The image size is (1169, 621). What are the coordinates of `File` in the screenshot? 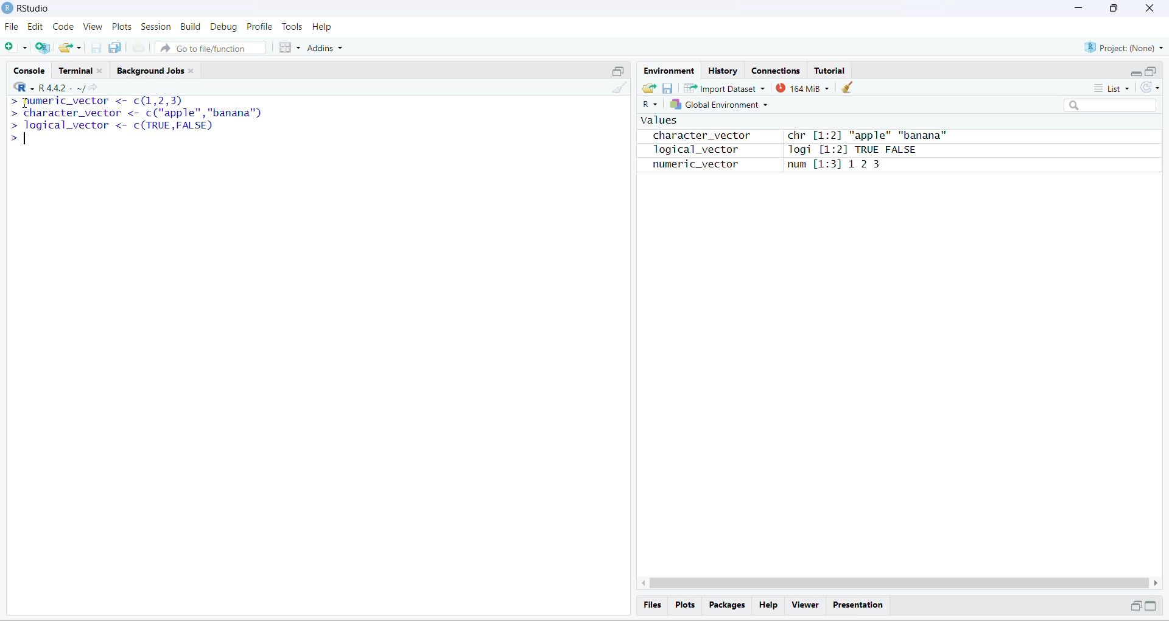 It's located at (12, 27).